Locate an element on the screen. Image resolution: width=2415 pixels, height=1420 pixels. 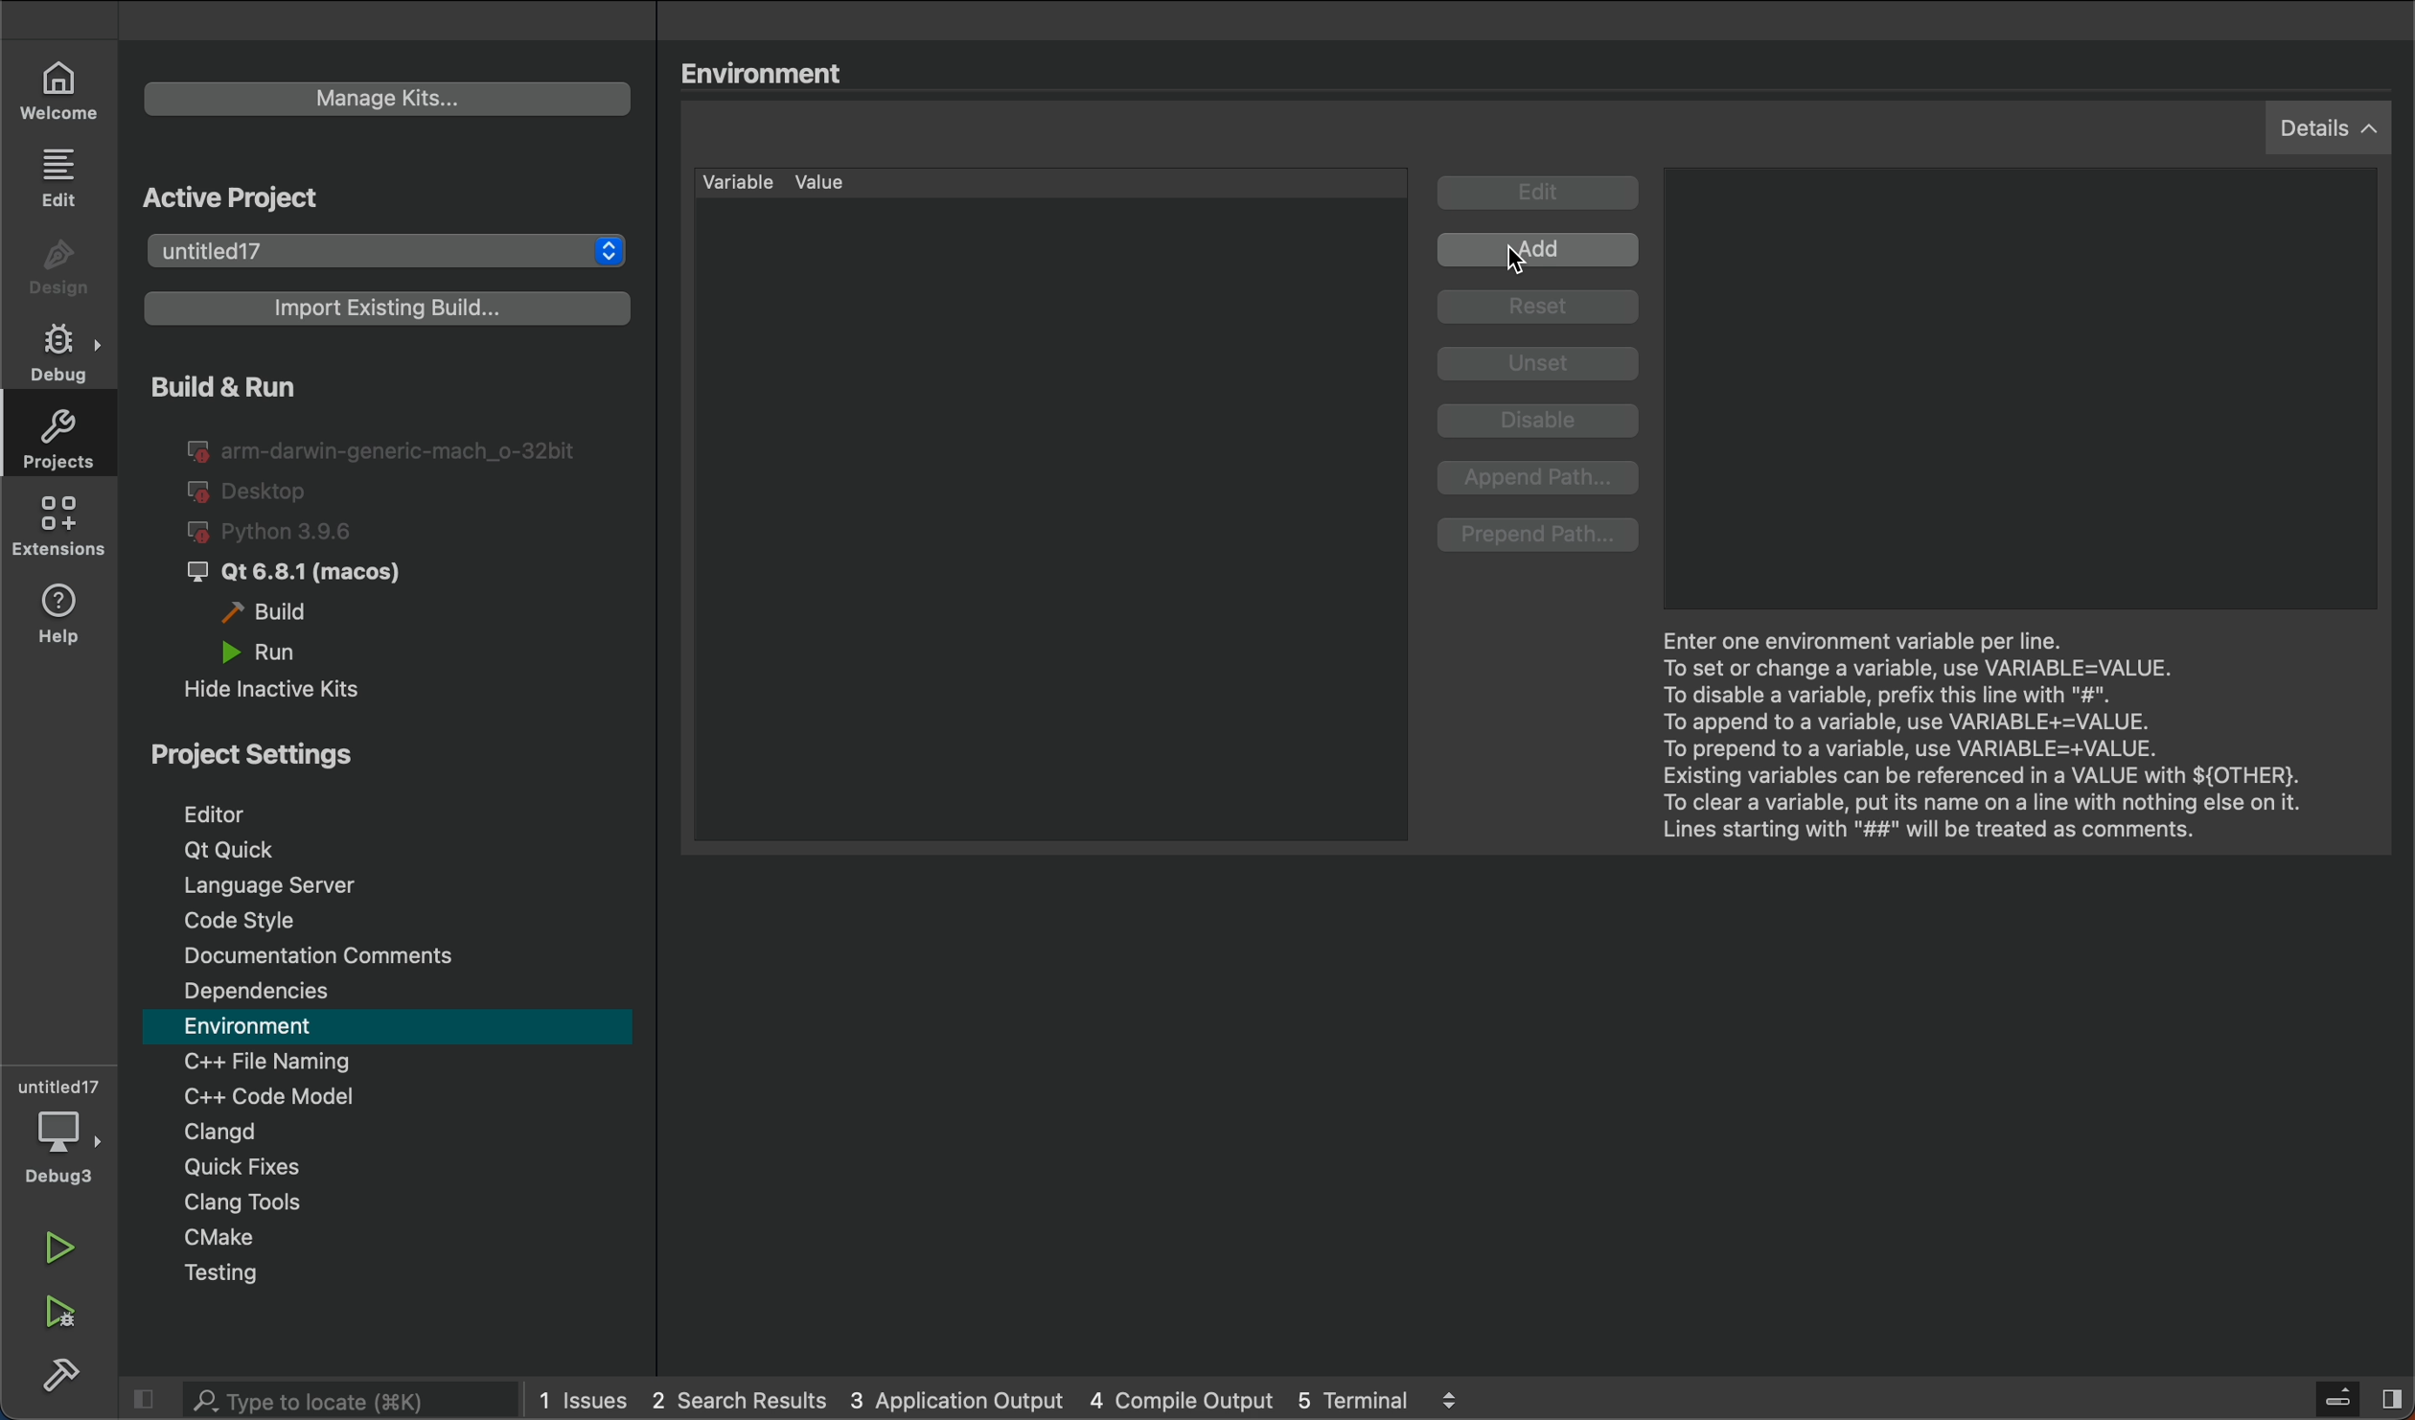
Build & Run is located at coordinates (289, 385).